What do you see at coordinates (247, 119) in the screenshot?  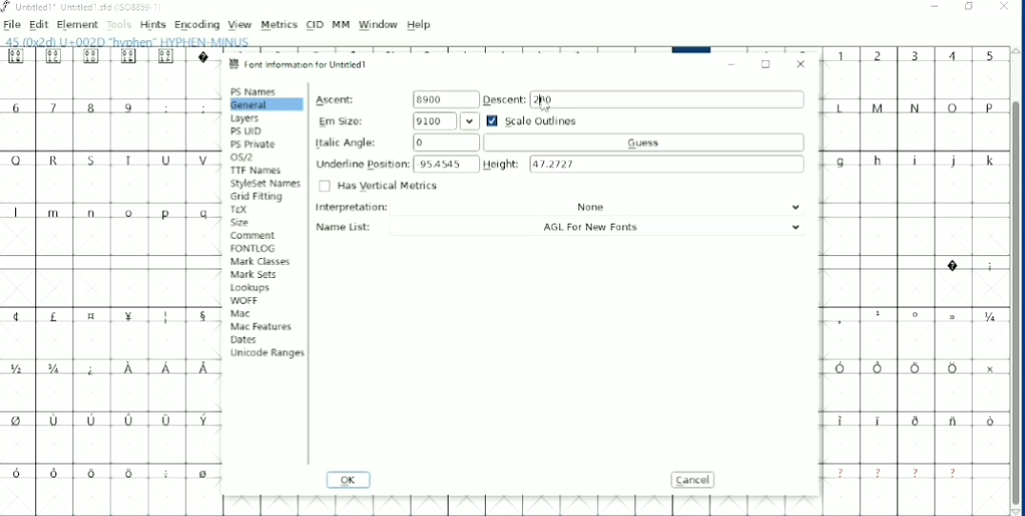 I see `Layers` at bounding box center [247, 119].